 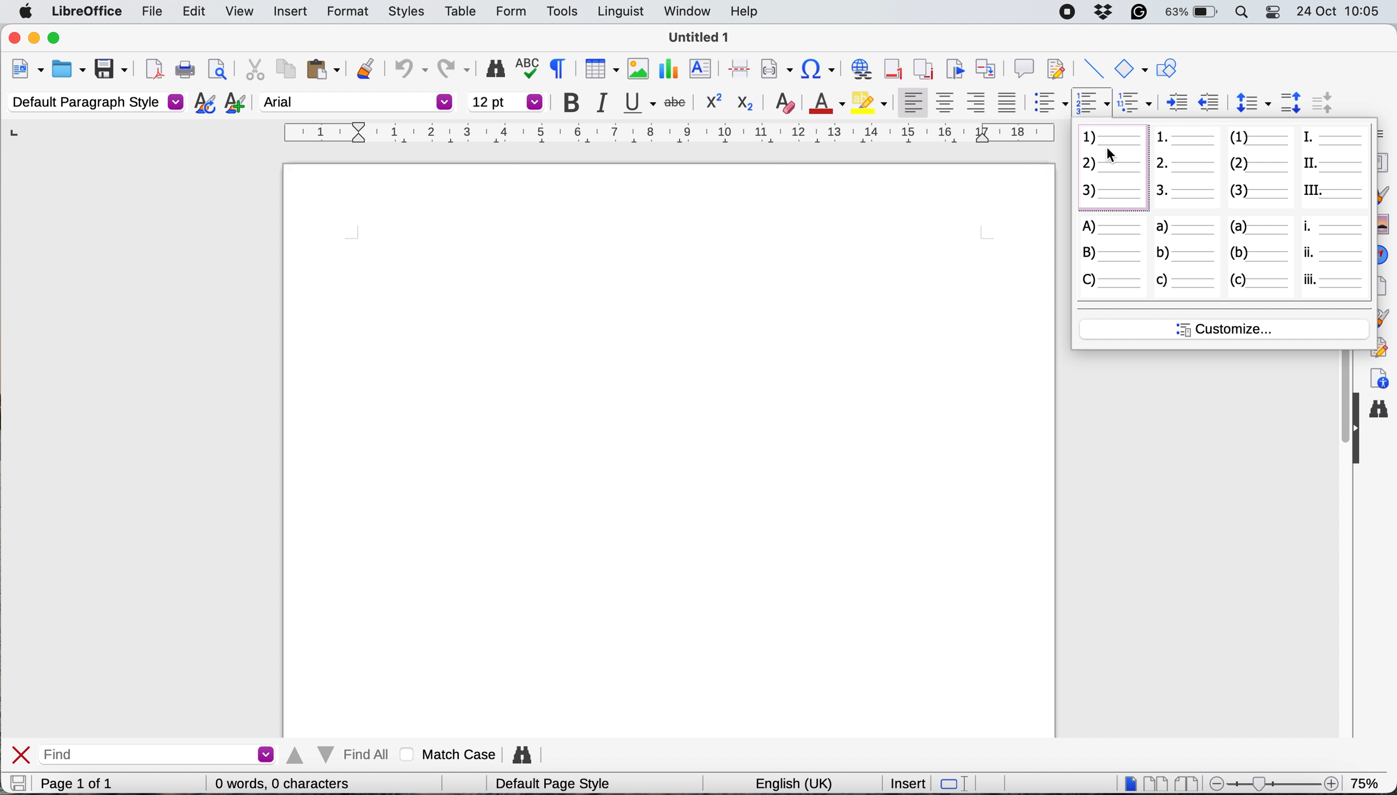 What do you see at coordinates (1271, 12) in the screenshot?
I see `control center` at bounding box center [1271, 12].